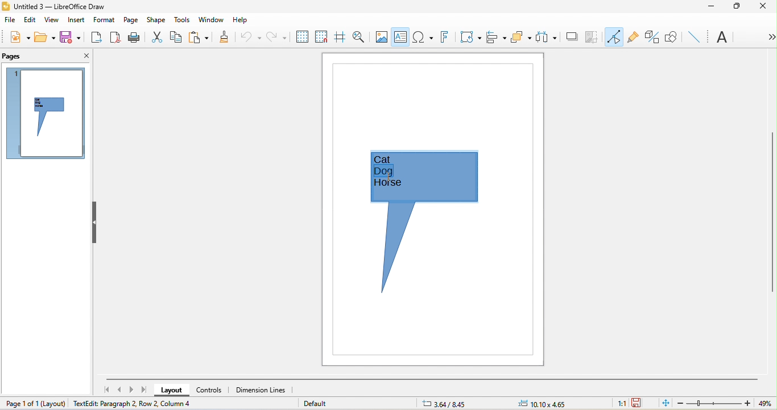 The image size is (777, 410). I want to click on undo, so click(249, 36).